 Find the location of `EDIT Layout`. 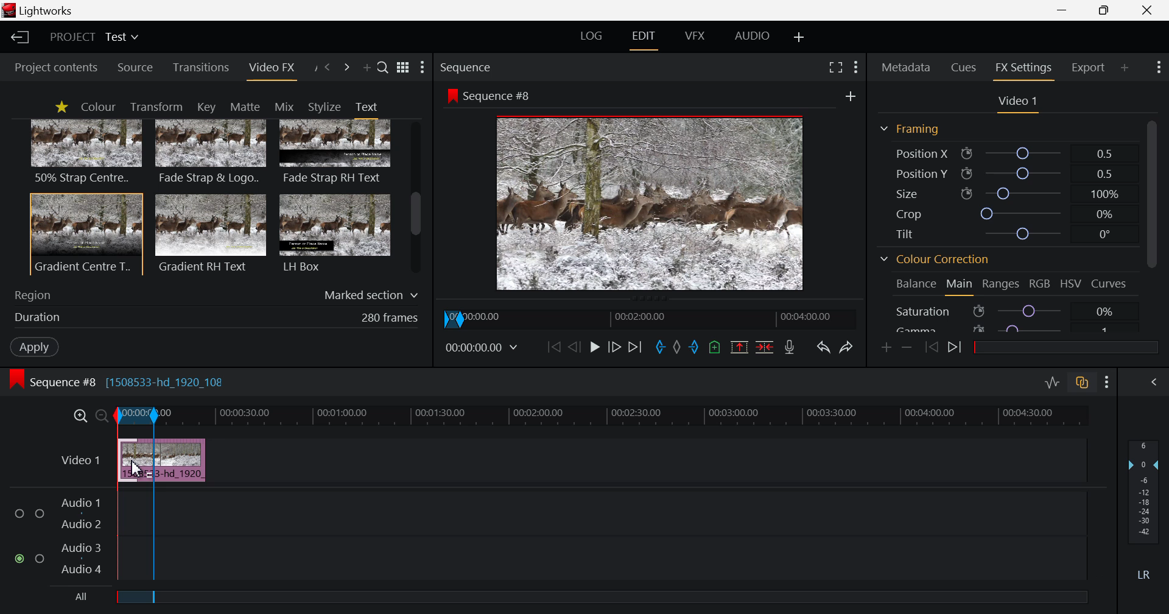

EDIT Layout is located at coordinates (646, 37).